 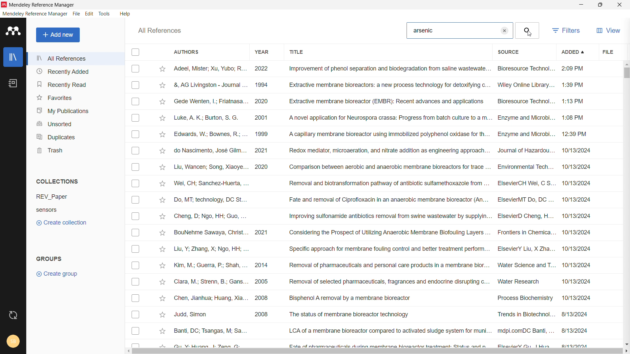 I want to click on create group, so click(x=76, y=273).